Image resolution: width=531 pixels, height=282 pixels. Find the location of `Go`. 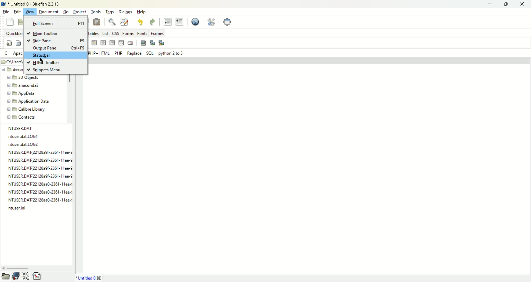

Go is located at coordinates (67, 12).